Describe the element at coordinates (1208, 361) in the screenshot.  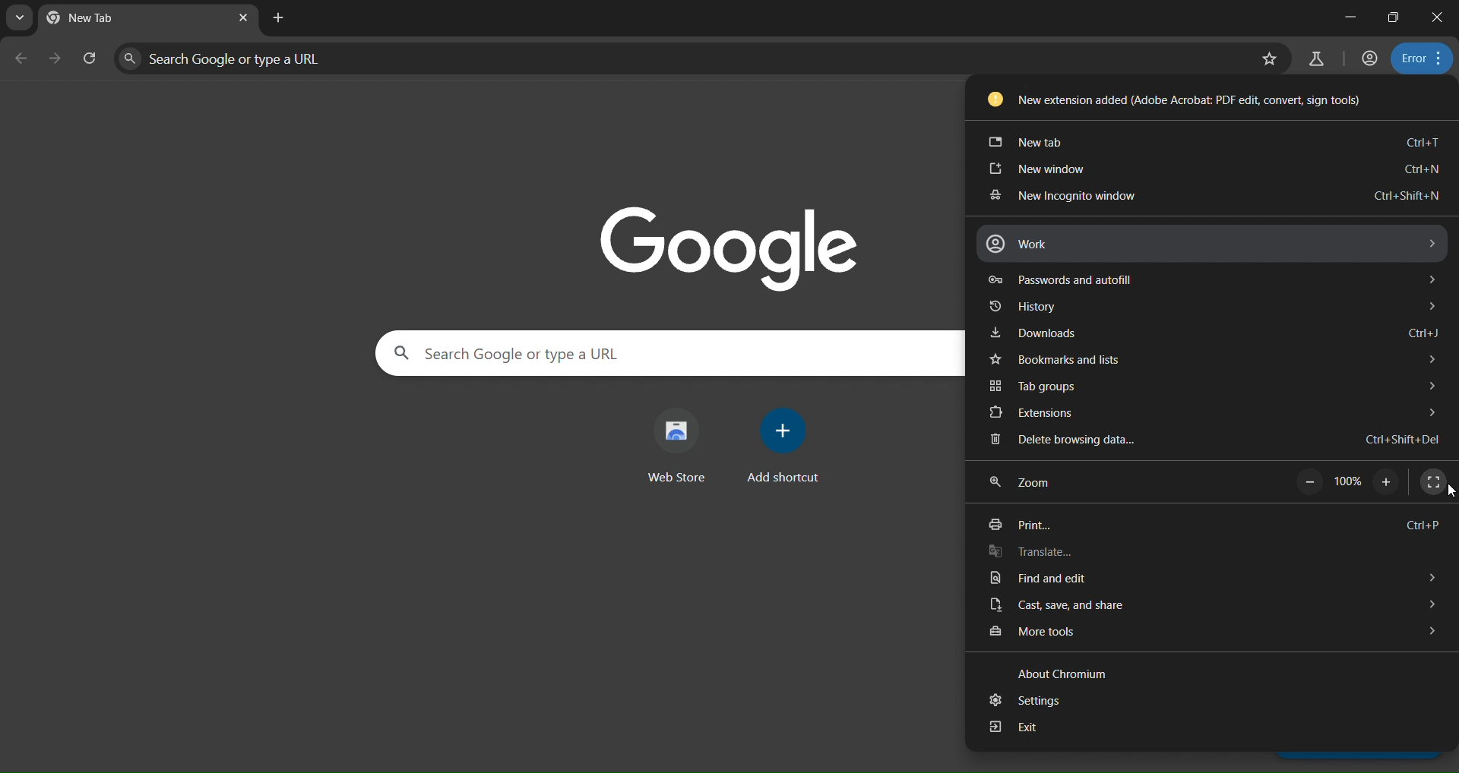
I see `bookmarks and lists` at that location.